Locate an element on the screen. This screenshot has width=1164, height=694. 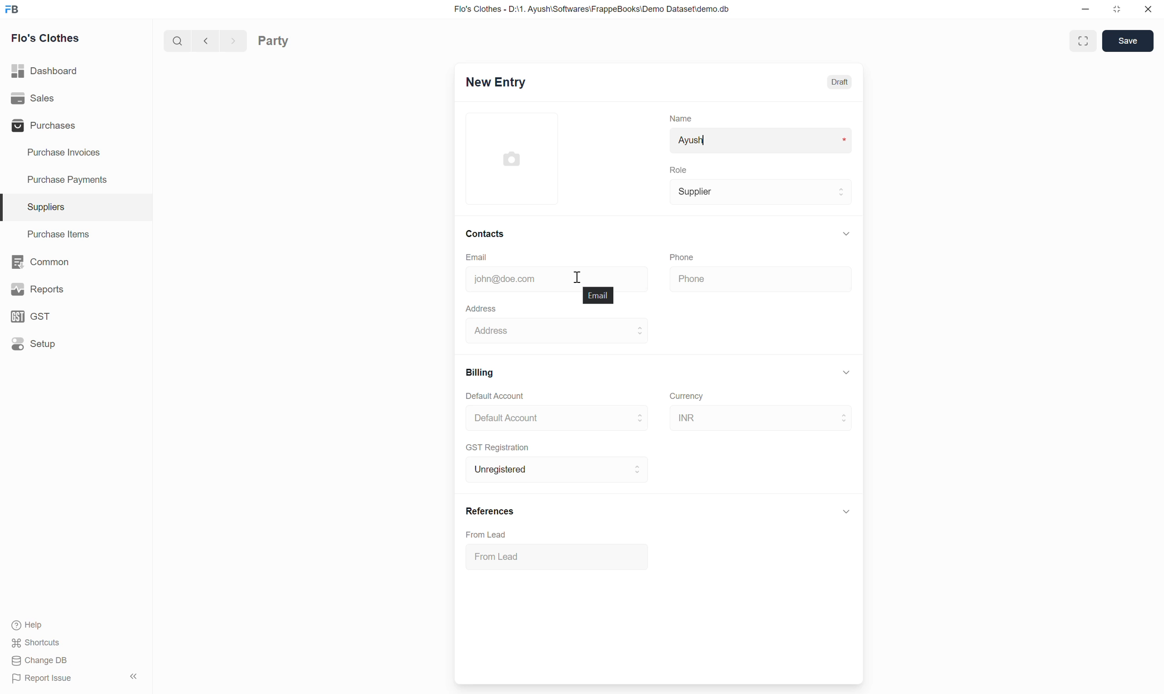
Ayush is located at coordinates (761, 141).